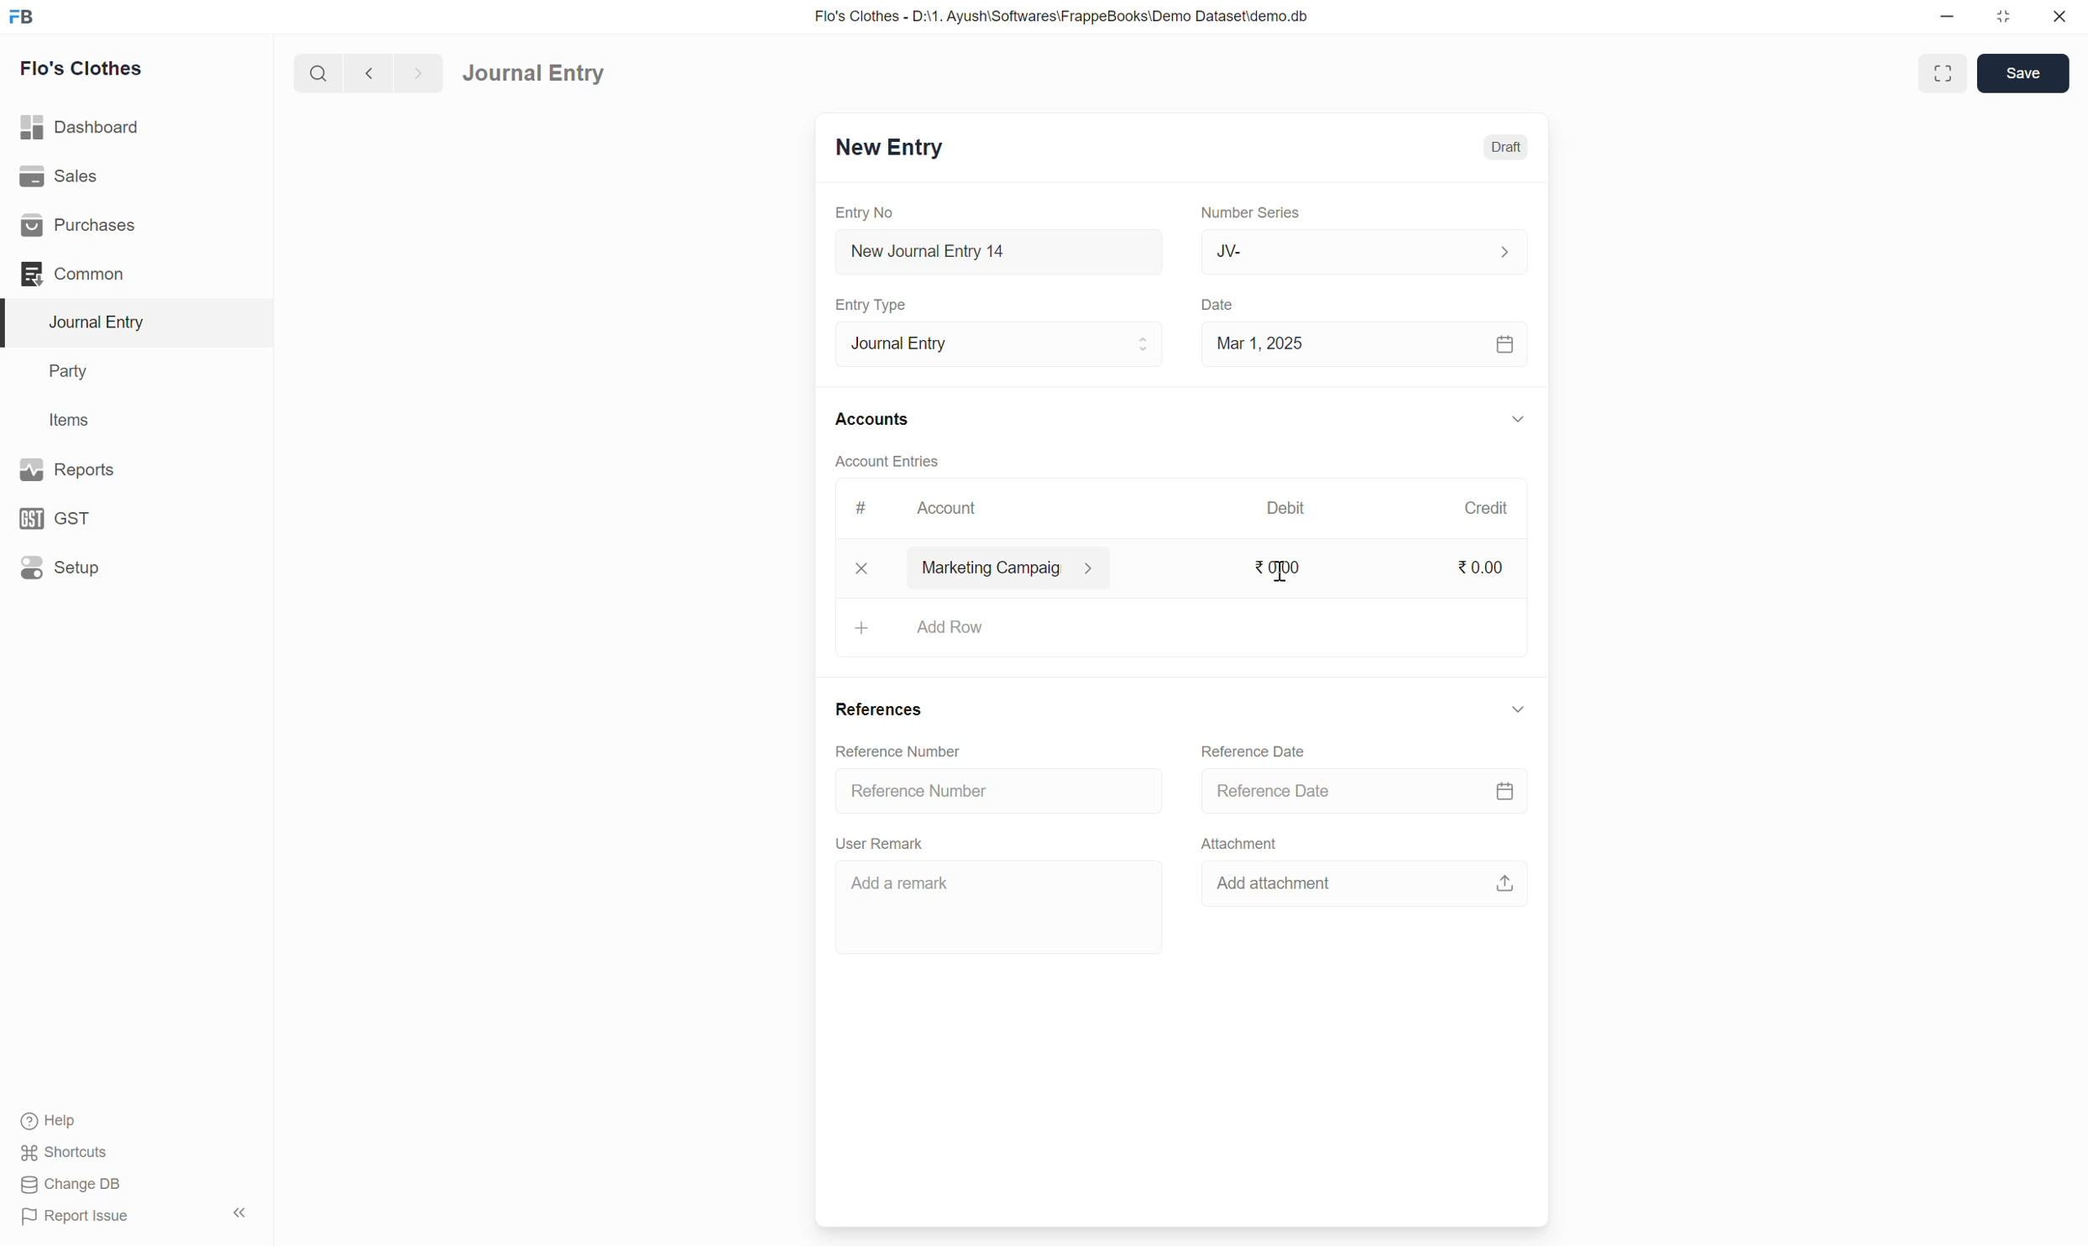  I want to click on Reference Date, so click(1256, 751).